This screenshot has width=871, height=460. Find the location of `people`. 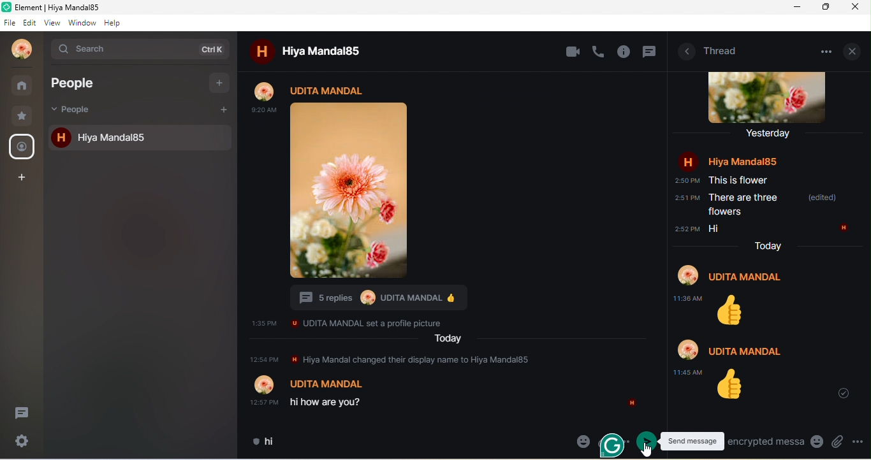

people is located at coordinates (23, 147).